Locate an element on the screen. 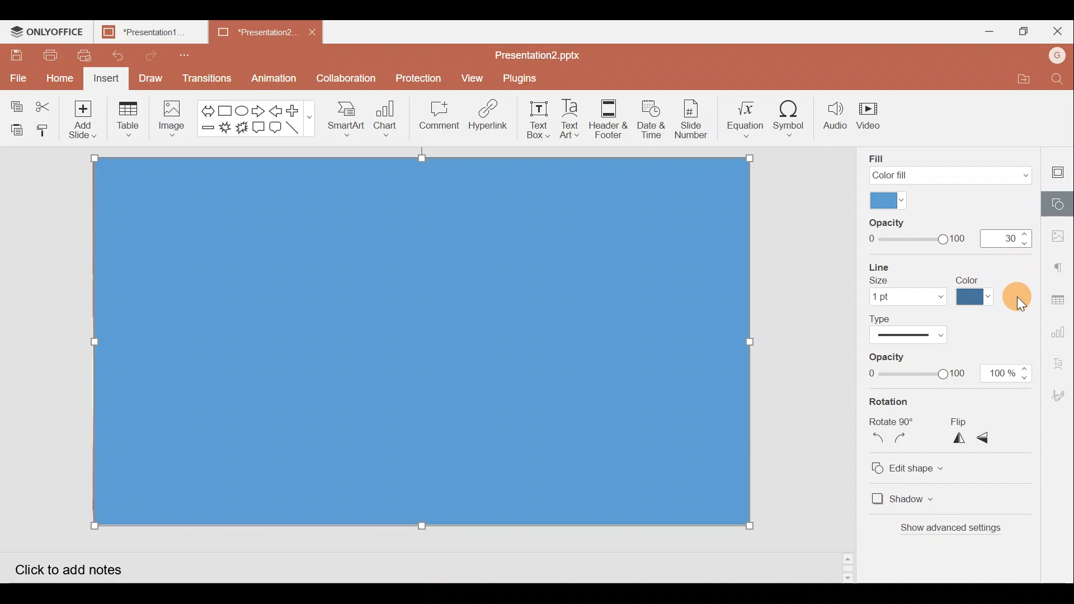  Explosion 2 is located at coordinates (242, 131).